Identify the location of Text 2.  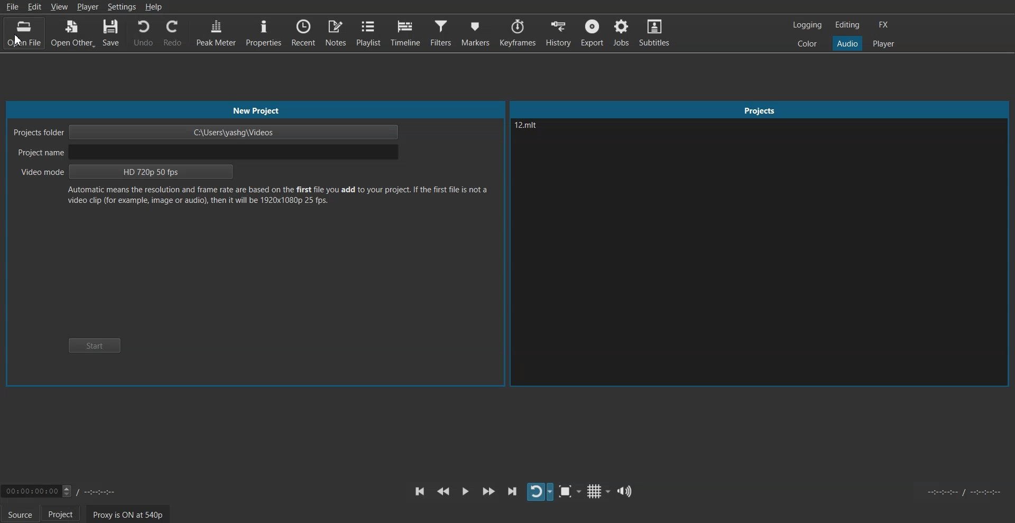
(276, 195).